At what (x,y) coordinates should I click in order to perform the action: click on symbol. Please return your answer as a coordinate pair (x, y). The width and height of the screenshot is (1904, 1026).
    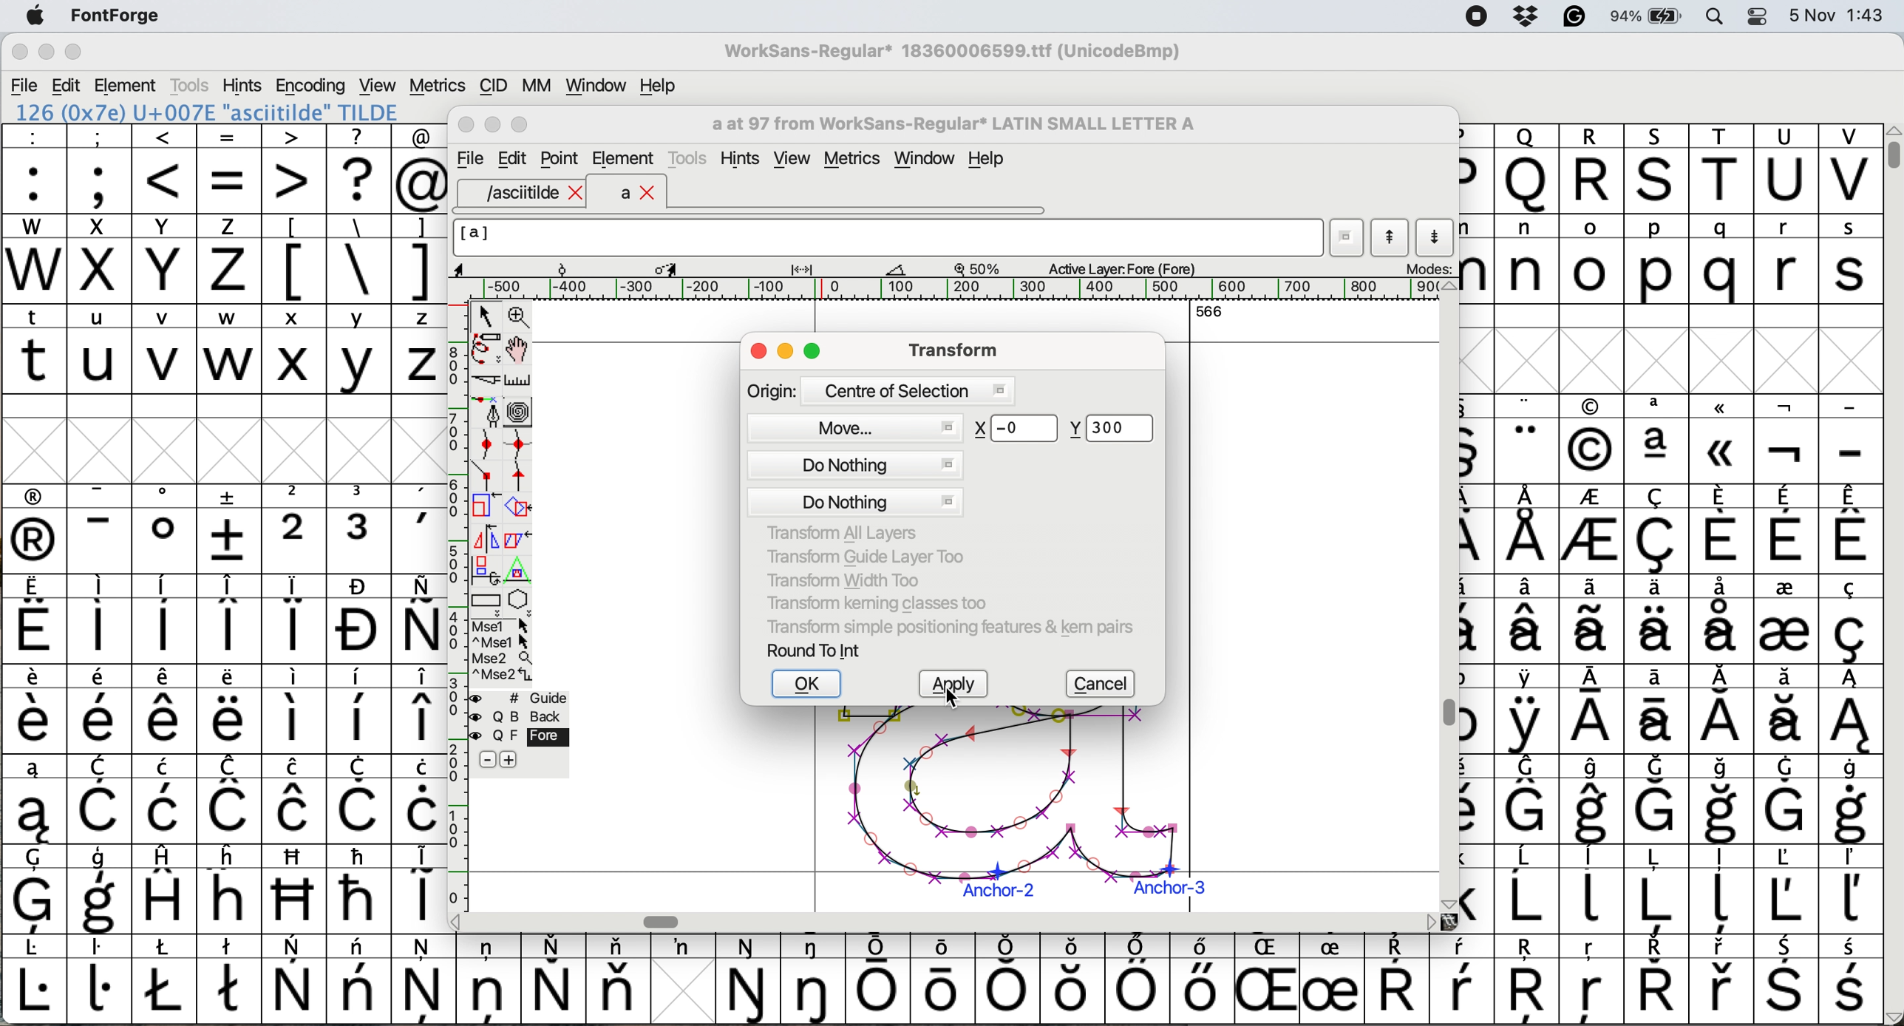
    Looking at the image, I should click on (101, 891).